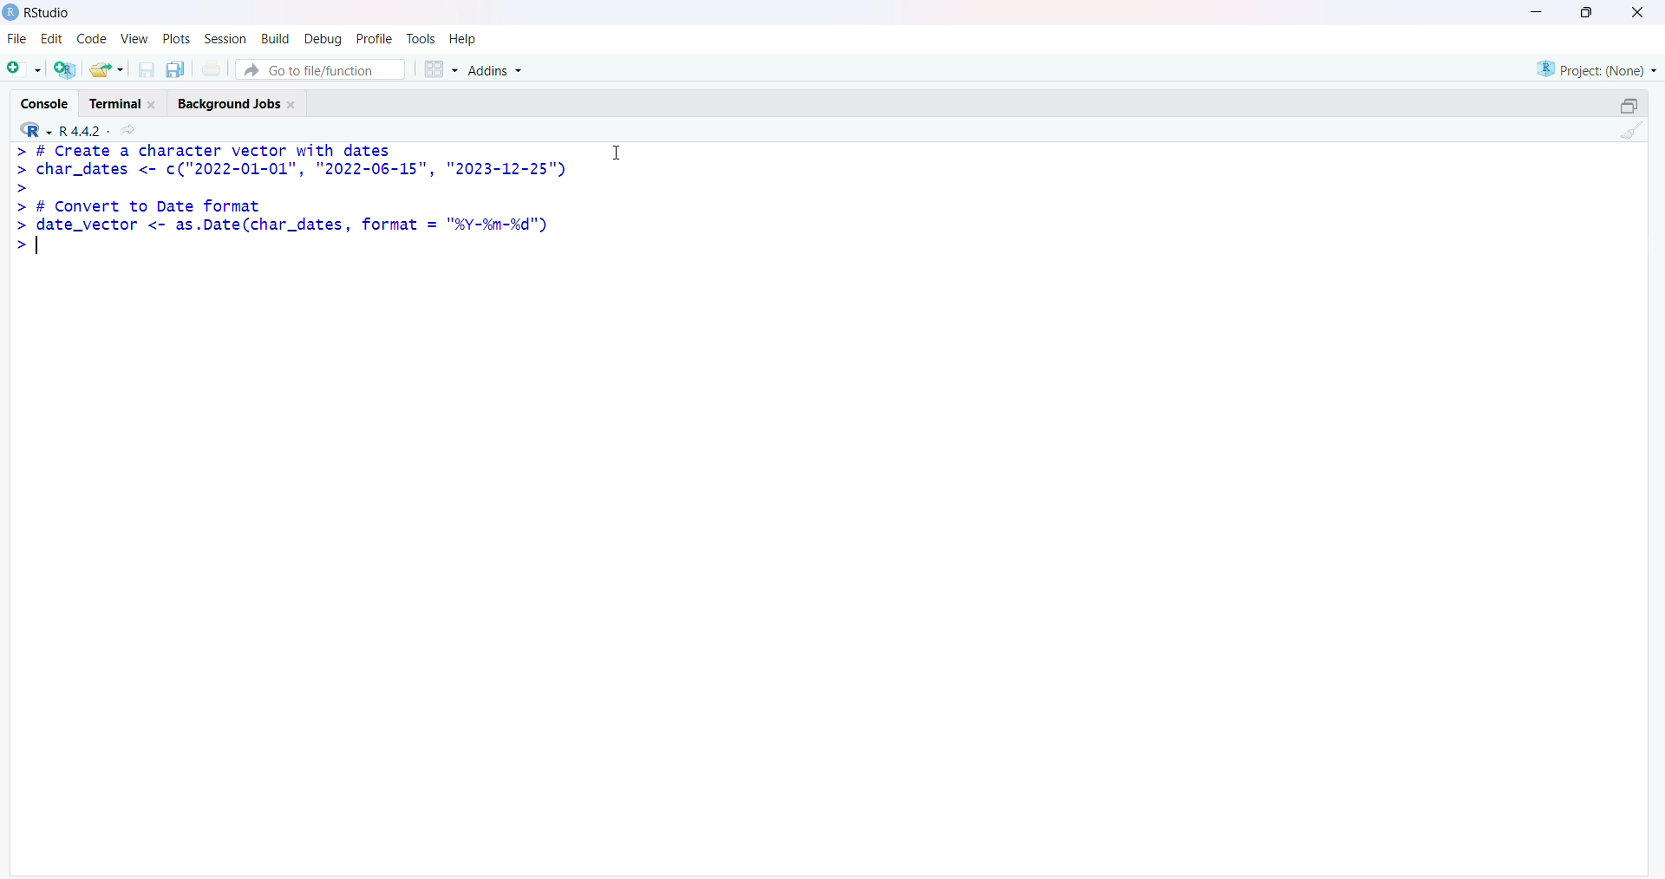 The height and width of the screenshot is (879, 1665). I want to click on Minimize, so click(1540, 10).